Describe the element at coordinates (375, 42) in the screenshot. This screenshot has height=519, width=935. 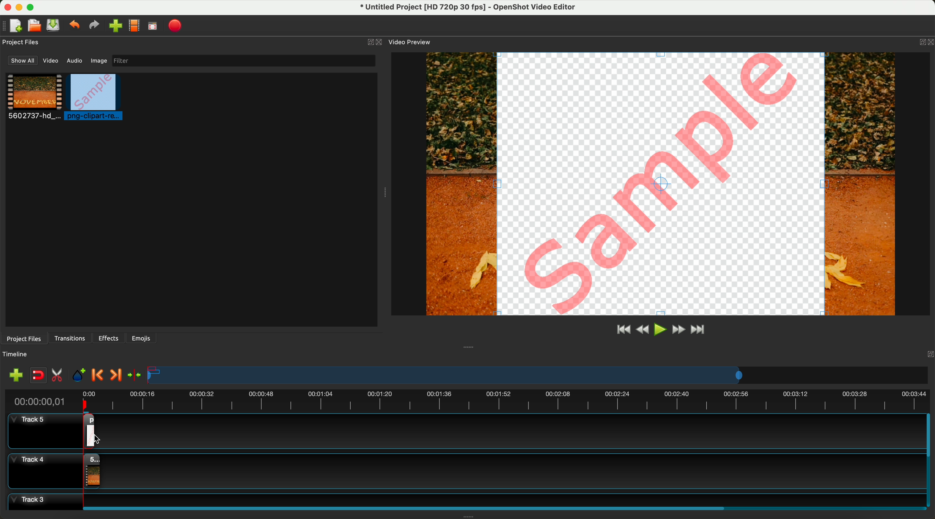
I see `close` at that location.